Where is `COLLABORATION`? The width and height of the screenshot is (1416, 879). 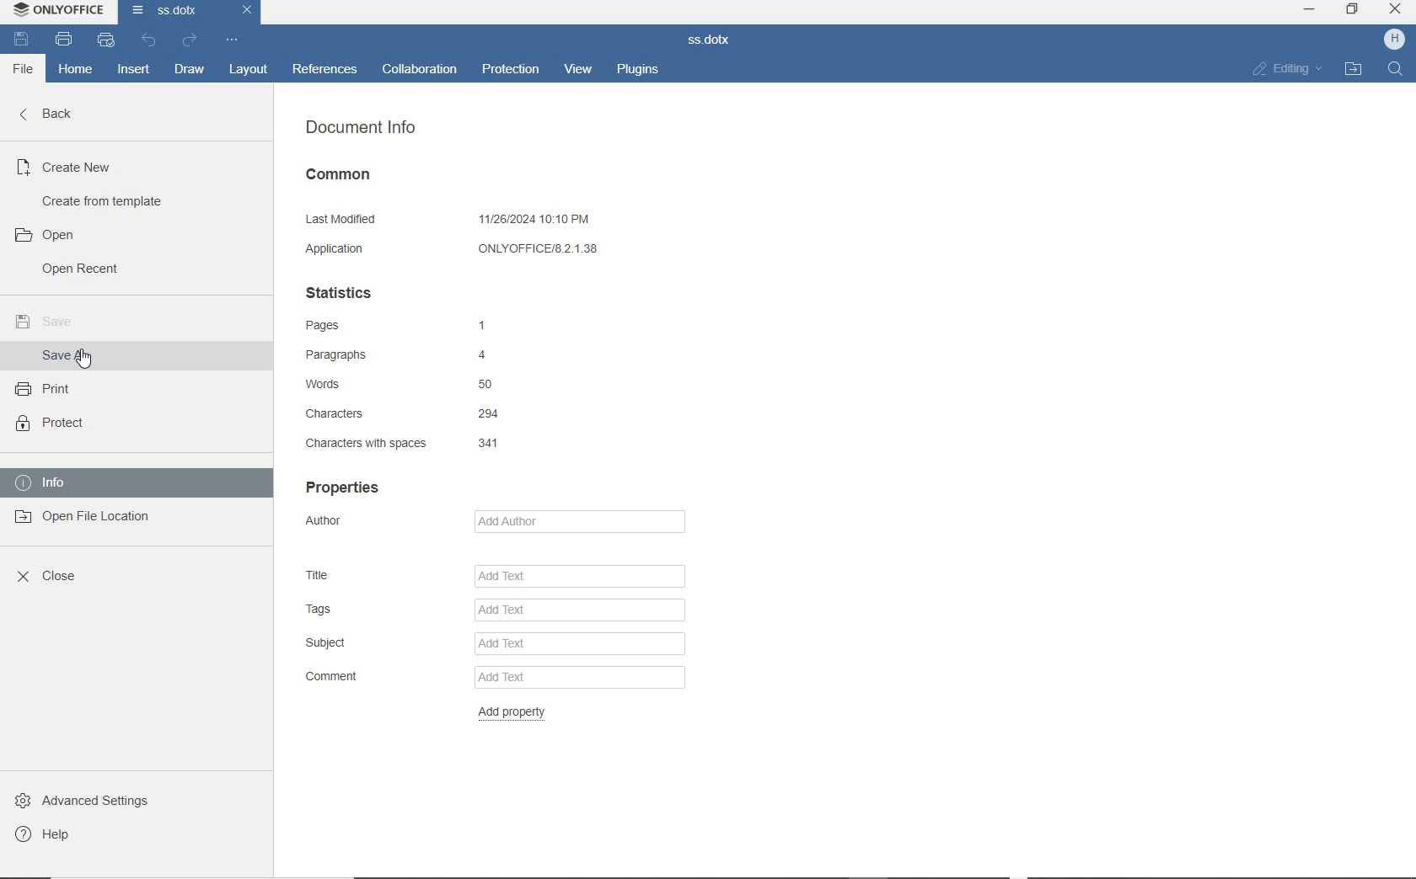
COLLABORATION is located at coordinates (421, 68).